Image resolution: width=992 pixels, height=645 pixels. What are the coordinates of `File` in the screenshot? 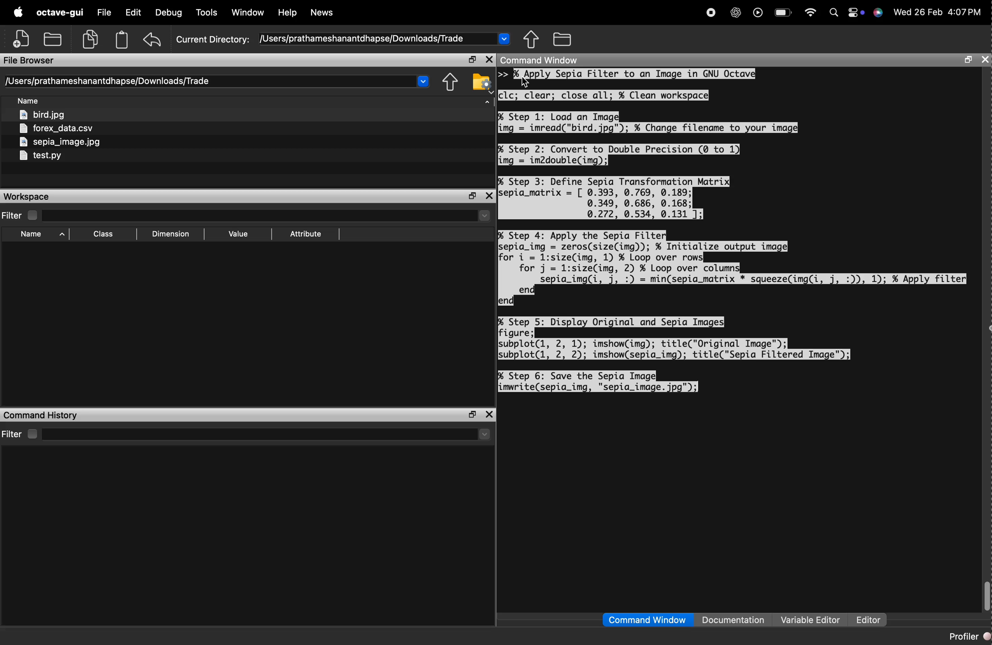 It's located at (105, 13).